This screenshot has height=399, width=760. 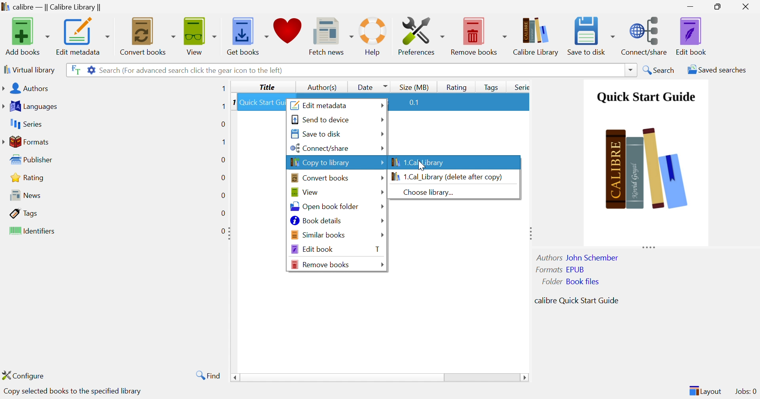 I want to click on T, so click(x=377, y=249).